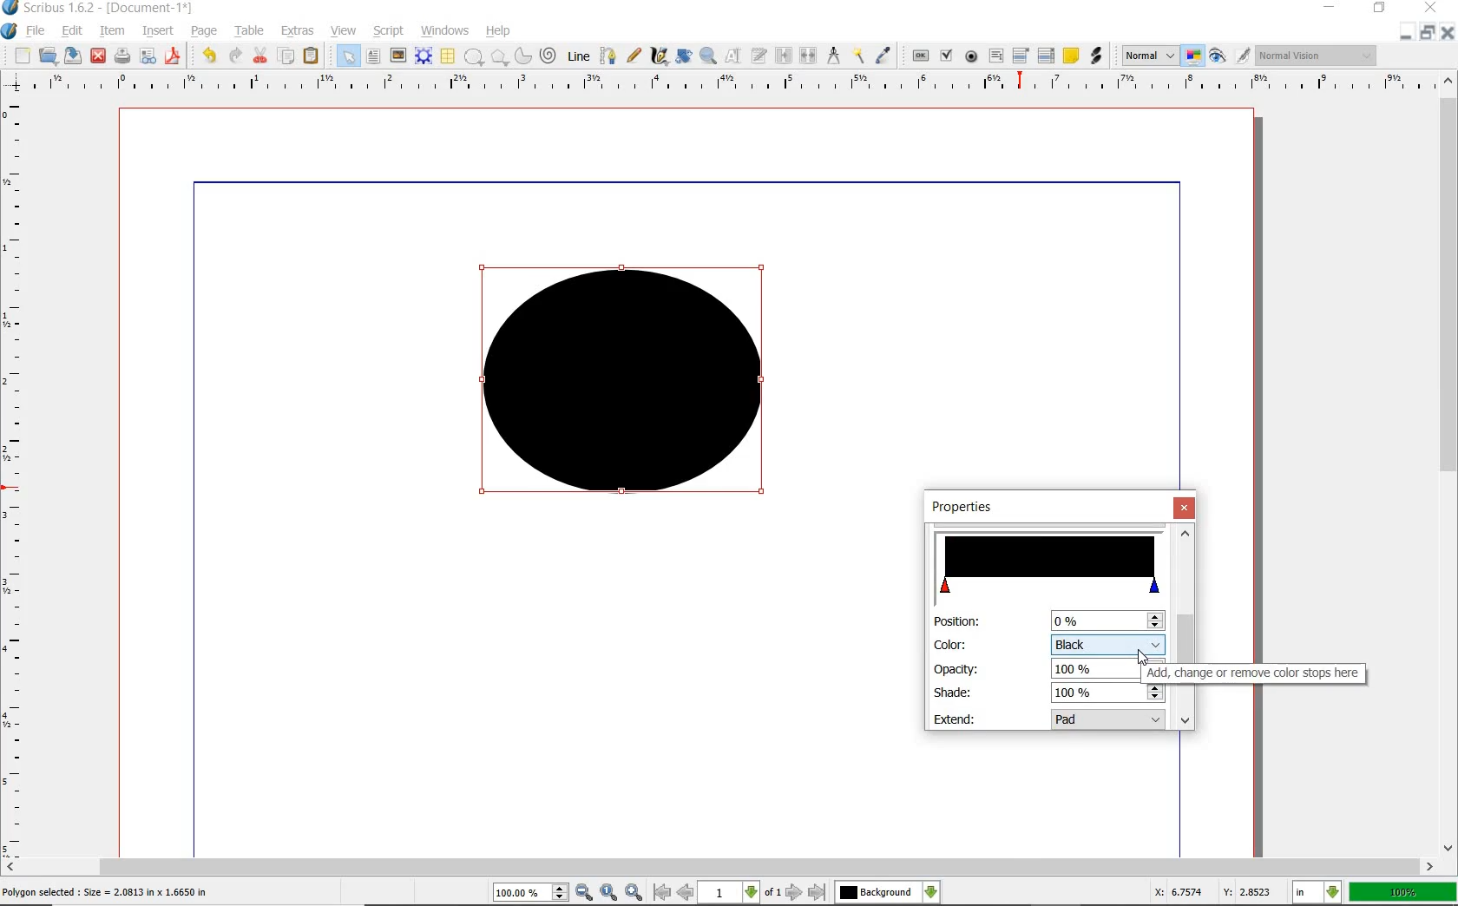  What do you see at coordinates (1448, 33) in the screenshot?
I see `CLOSE` at bounding box center [1448, 33].